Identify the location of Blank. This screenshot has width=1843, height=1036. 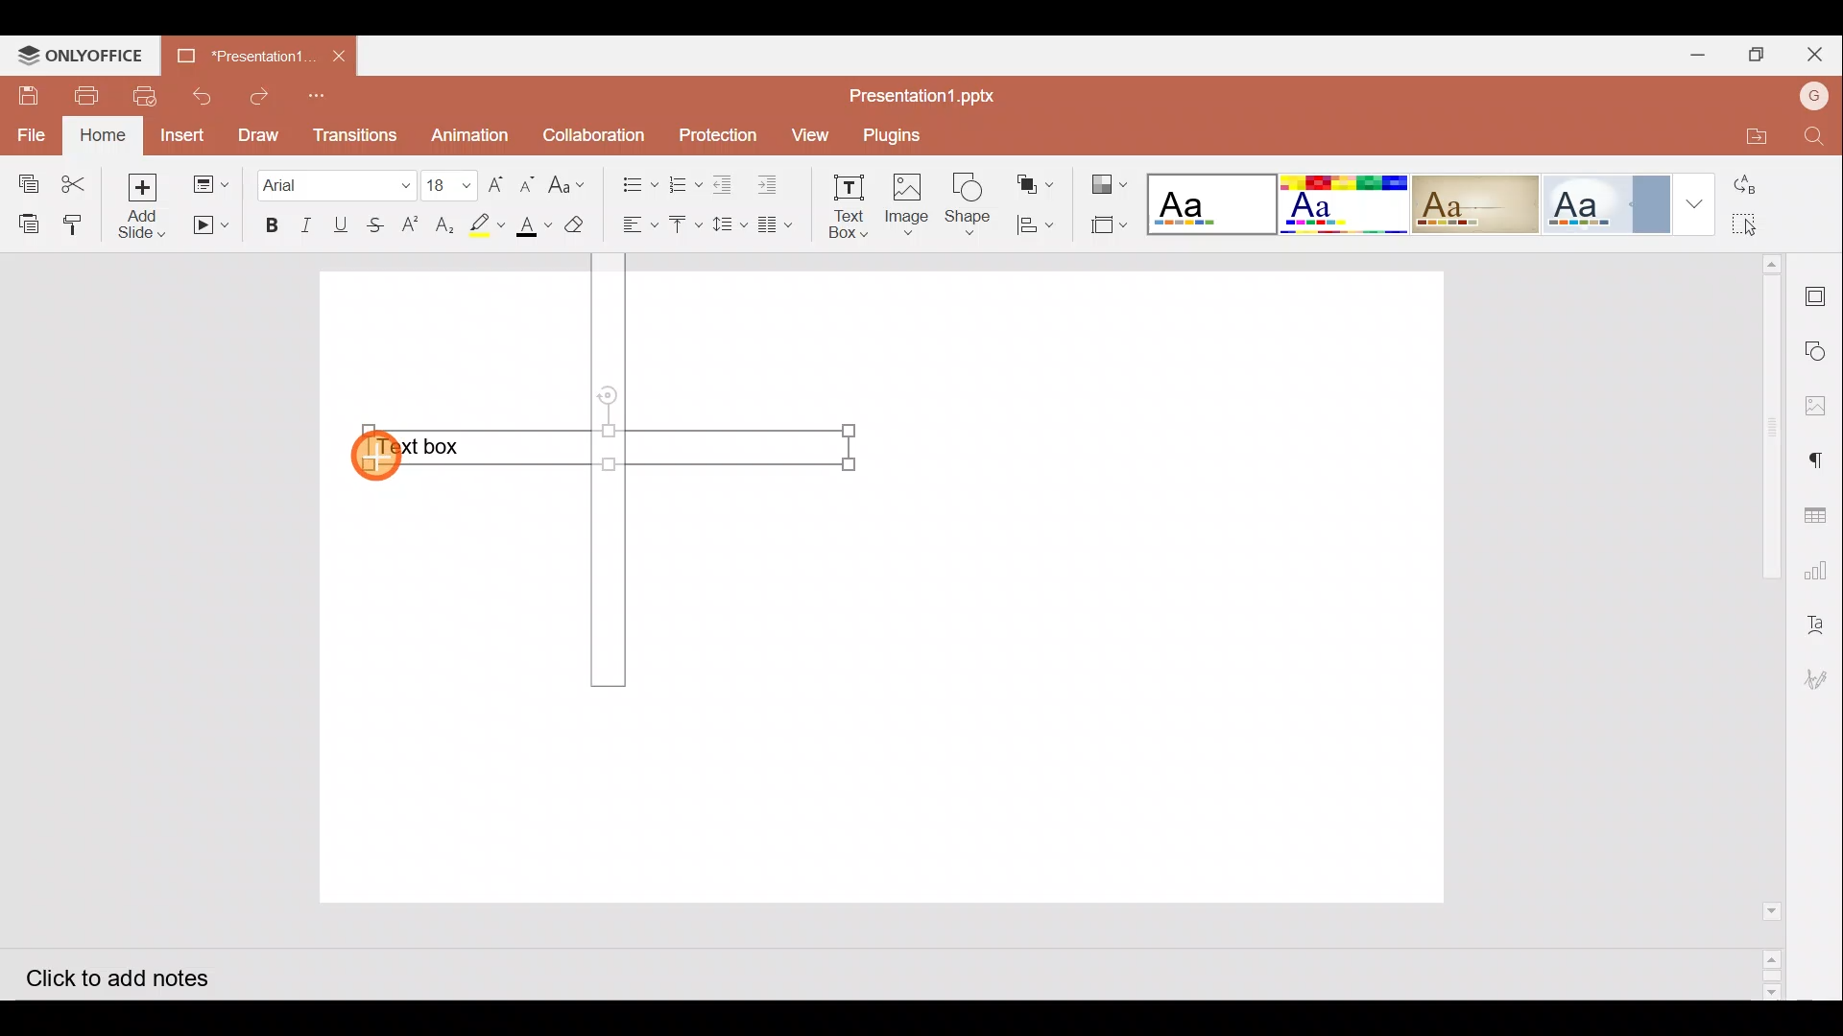
(1208, 201).